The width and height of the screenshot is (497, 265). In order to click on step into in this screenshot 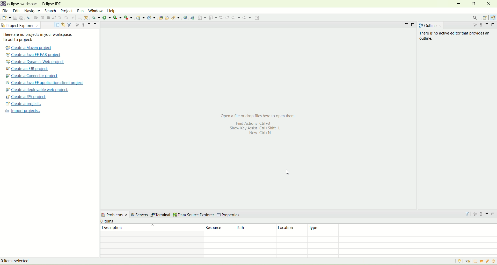, I will do `click(81, 18)`.